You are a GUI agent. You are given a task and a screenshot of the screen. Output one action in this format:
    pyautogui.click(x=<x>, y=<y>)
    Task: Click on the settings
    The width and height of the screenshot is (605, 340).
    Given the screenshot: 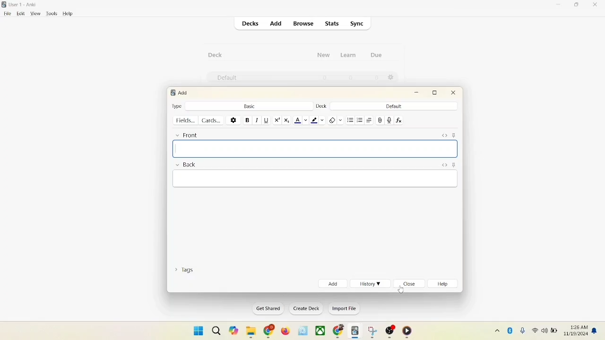 What is the action you would take?
    pyautogui.click(x=233, y=119)
    